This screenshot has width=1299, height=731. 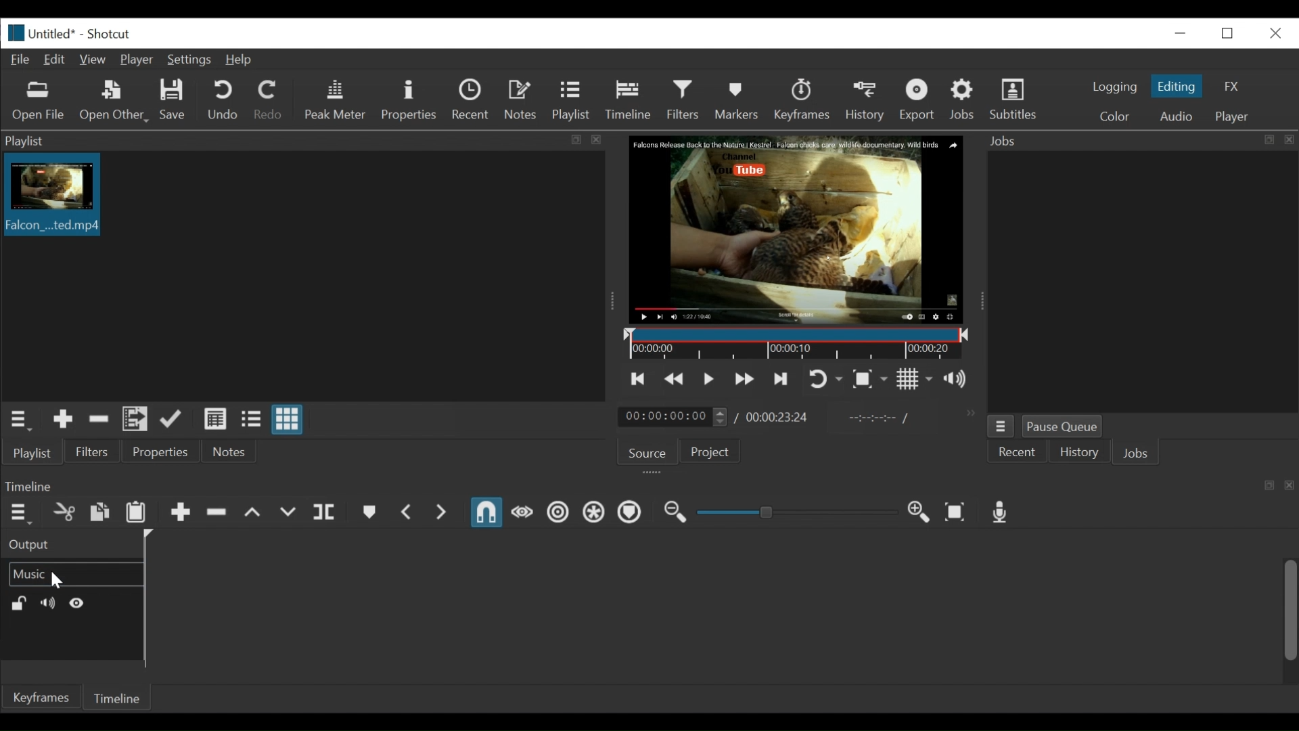 I want to click on Markers, so click(x=739, y=102).